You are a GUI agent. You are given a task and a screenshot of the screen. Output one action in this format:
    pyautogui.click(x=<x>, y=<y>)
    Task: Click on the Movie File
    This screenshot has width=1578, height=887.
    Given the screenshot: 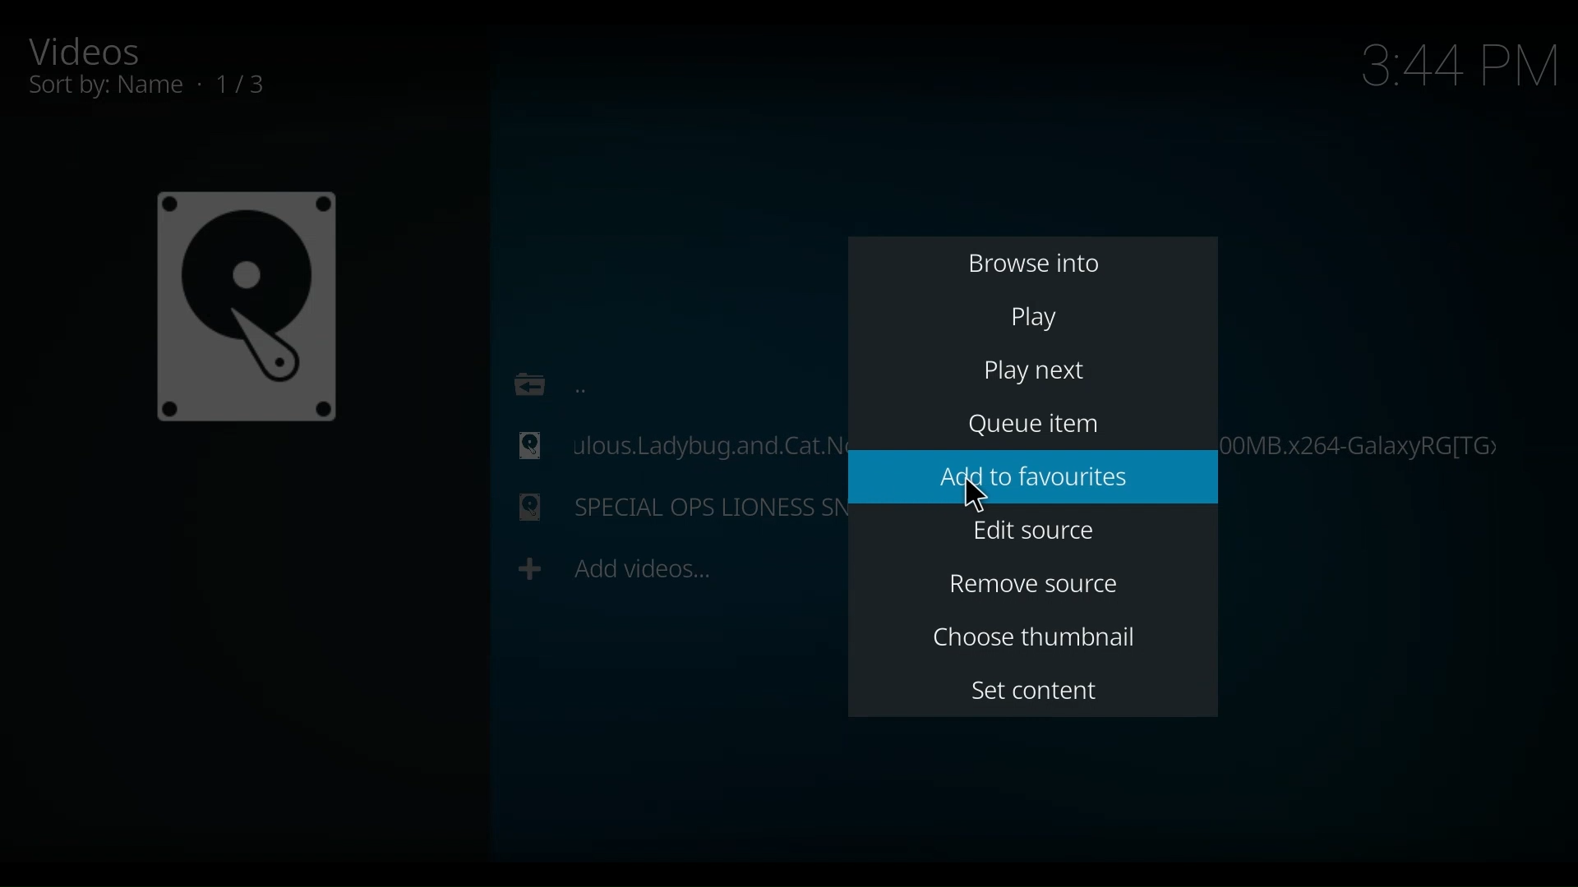 What is the action you would take?
    pyautogui.click(x=664, y=511)
    